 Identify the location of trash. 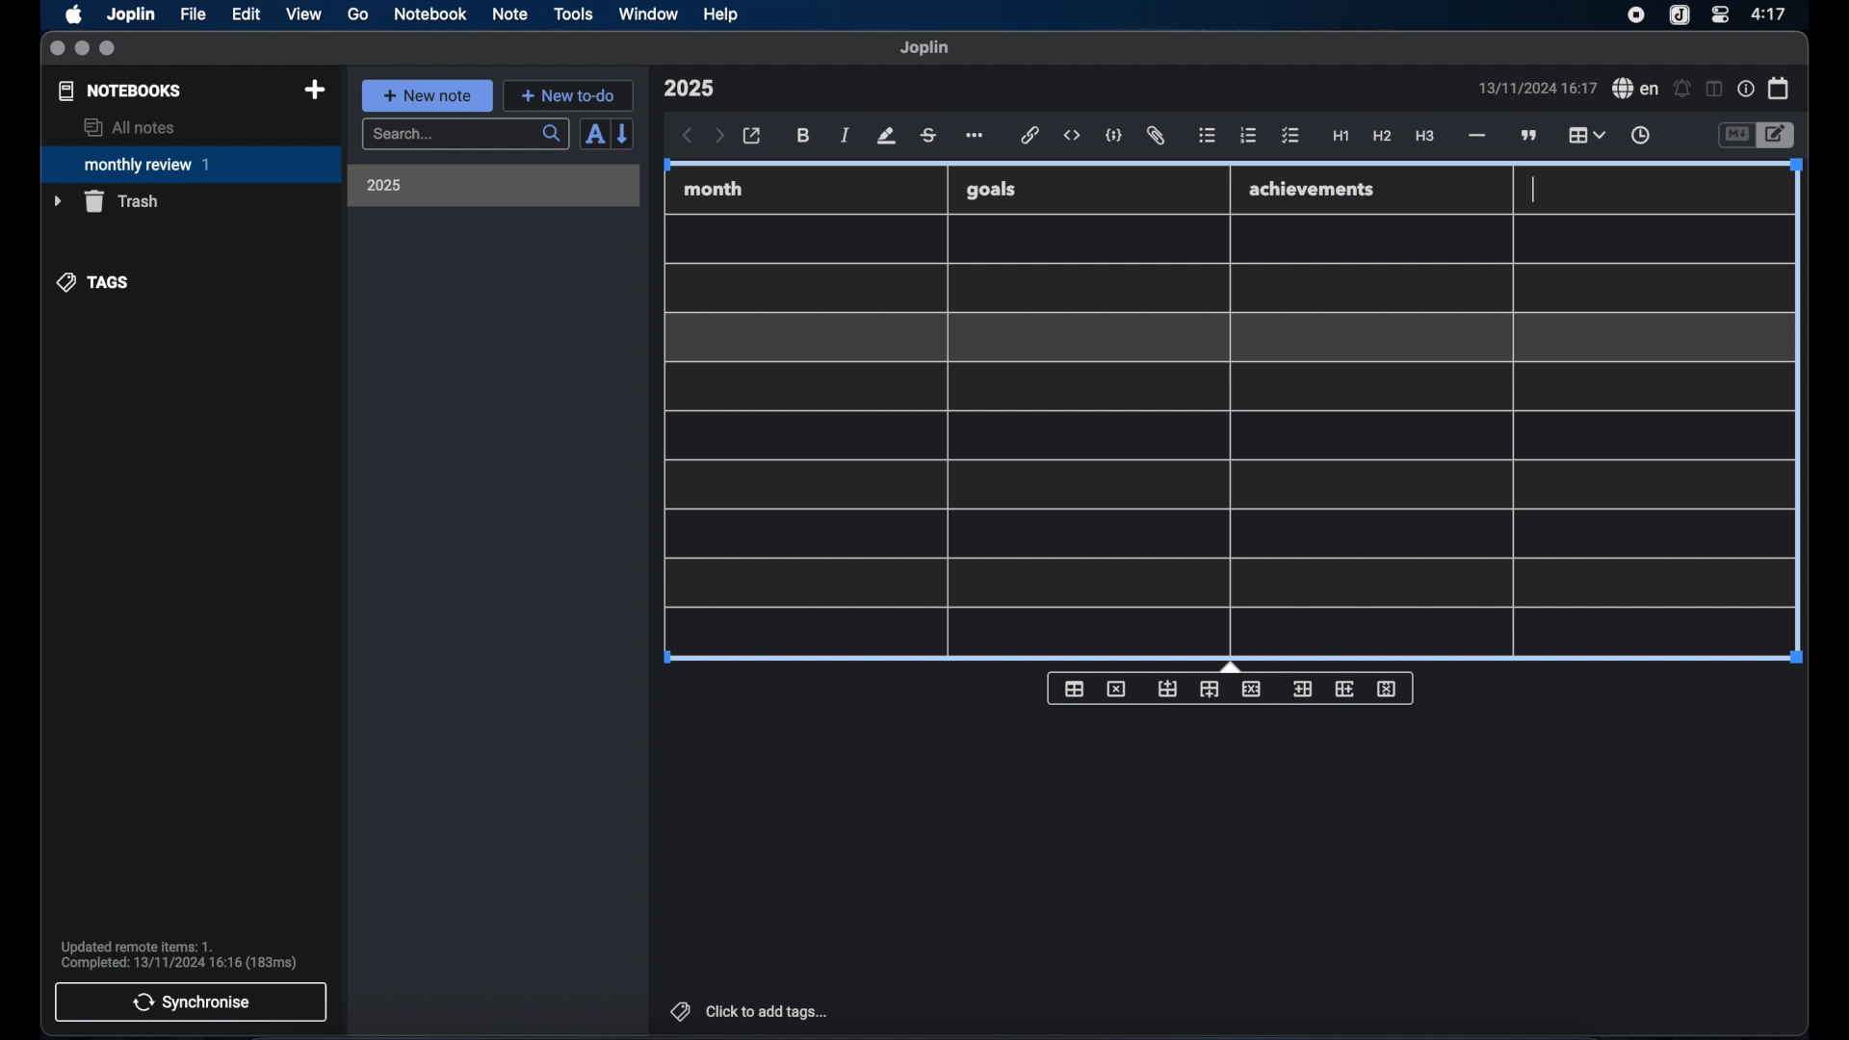
(106, 201).